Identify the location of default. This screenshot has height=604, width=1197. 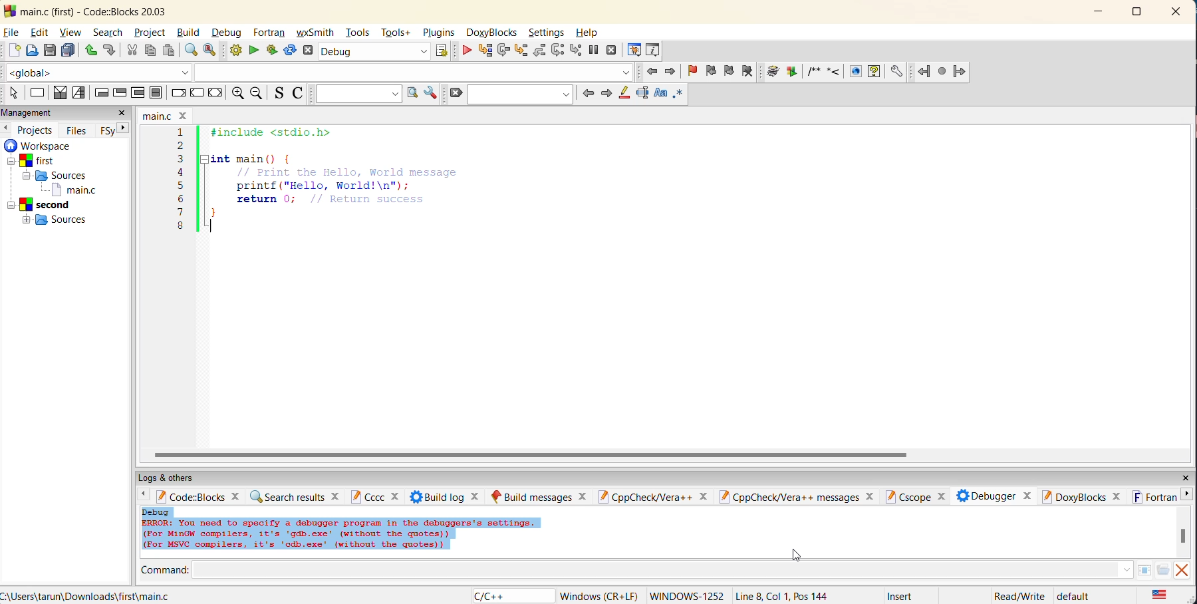
(1075, 596).